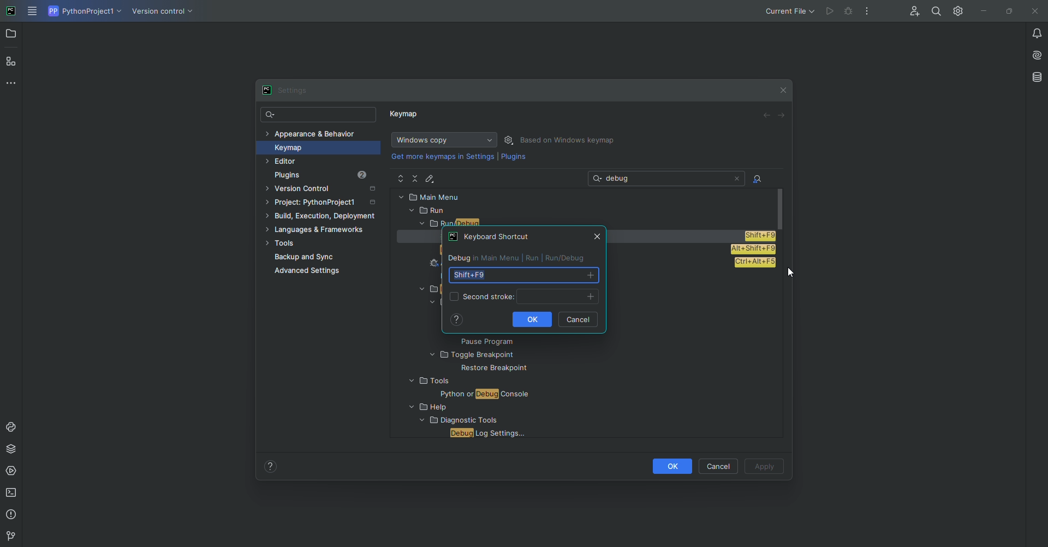 The height and width of the screenshot is (547, 1048). I want to click on Notifications, so click(1031, 33).